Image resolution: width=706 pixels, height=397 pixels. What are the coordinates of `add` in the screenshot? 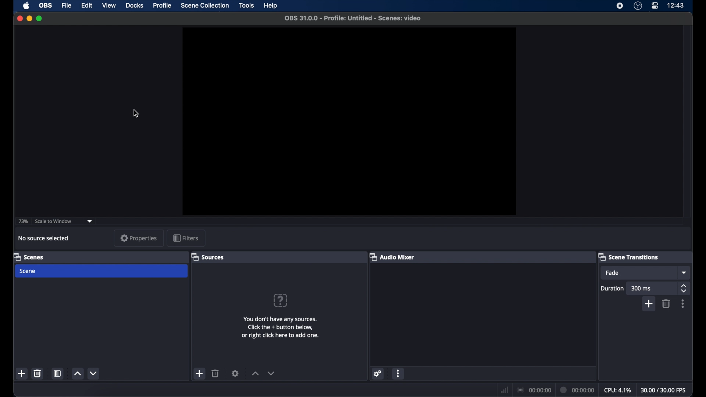 It's located at (648, 304).